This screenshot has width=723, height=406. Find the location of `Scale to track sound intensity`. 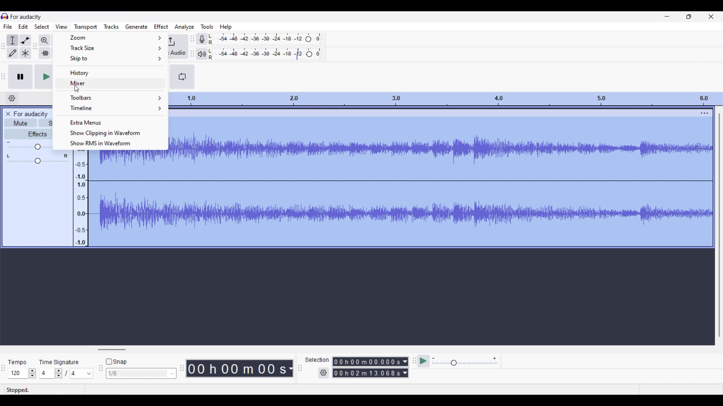

Scale to track sound intensity is located at coordinates (81, 198).